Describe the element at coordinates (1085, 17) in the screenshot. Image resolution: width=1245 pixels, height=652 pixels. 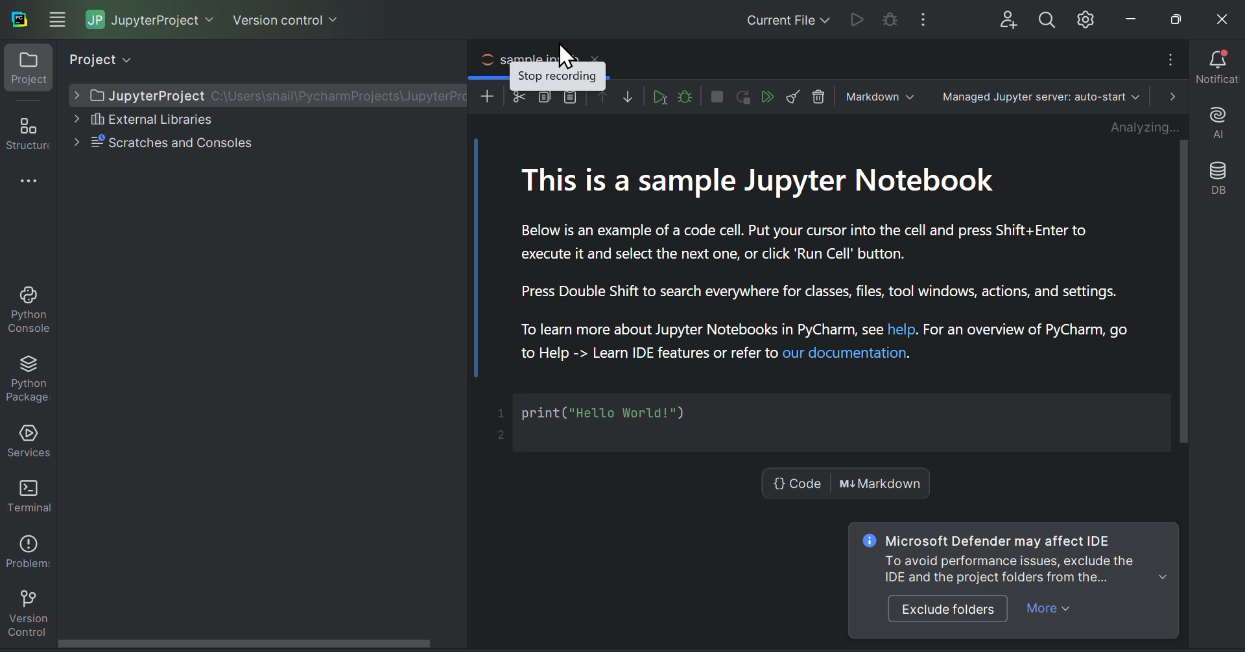
I see `Settings` at that location.